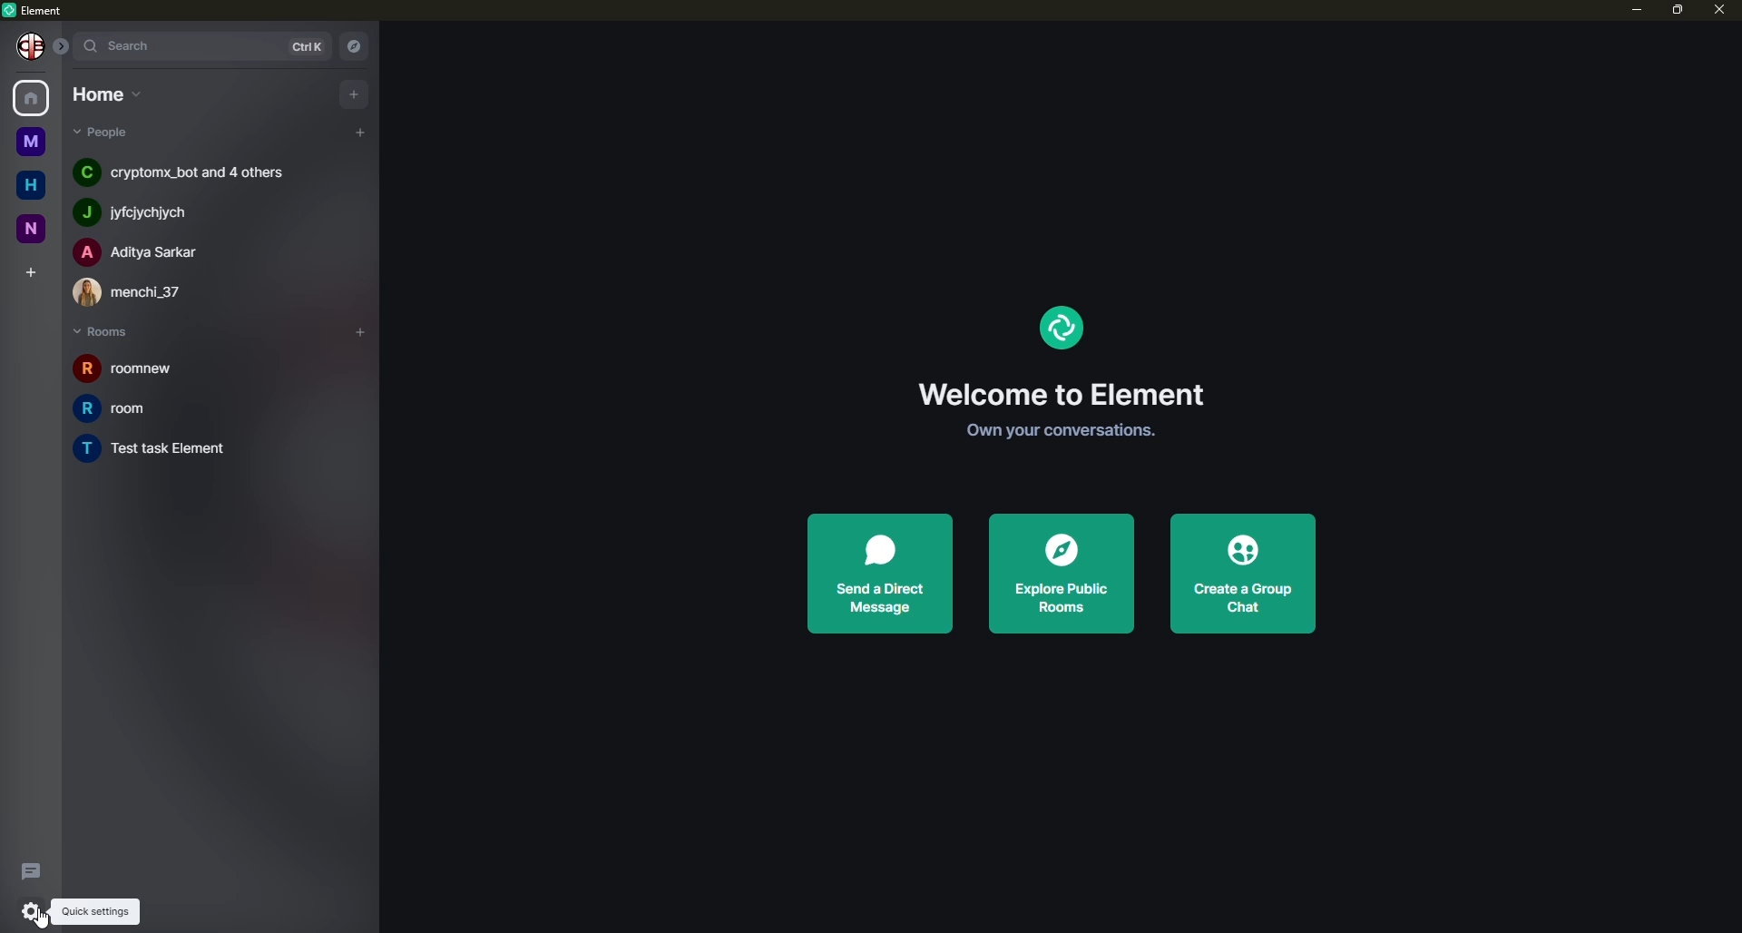 The width and height of the screenshot is (1742, 933). I want to click on home, so click(104, 95).